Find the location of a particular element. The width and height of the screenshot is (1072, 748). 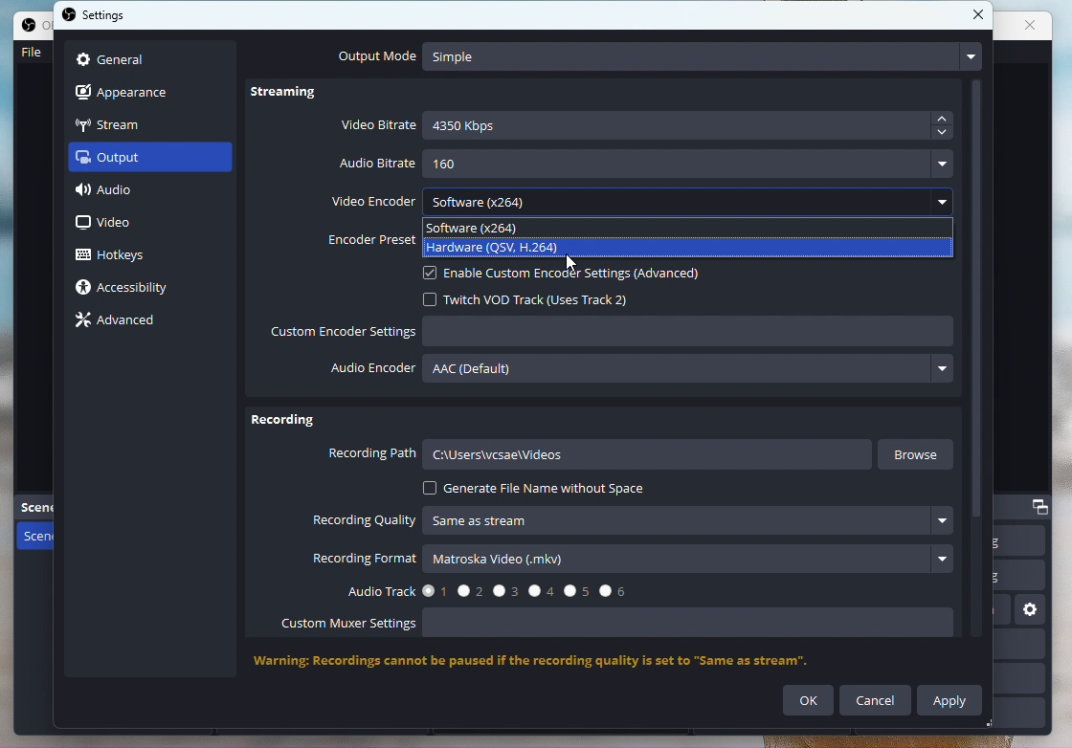

Streaming is located at coordinates (295, 96).